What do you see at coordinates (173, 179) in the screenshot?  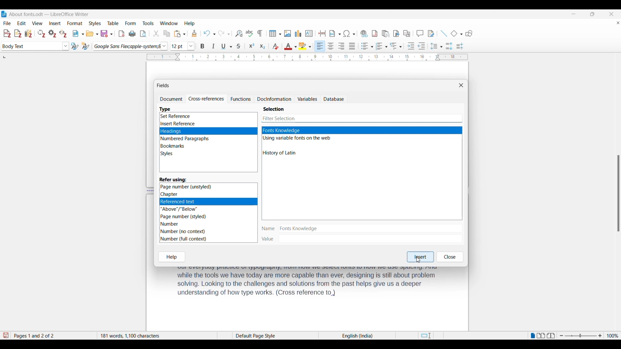 I see `Section title` at bounding box center [173, 179].